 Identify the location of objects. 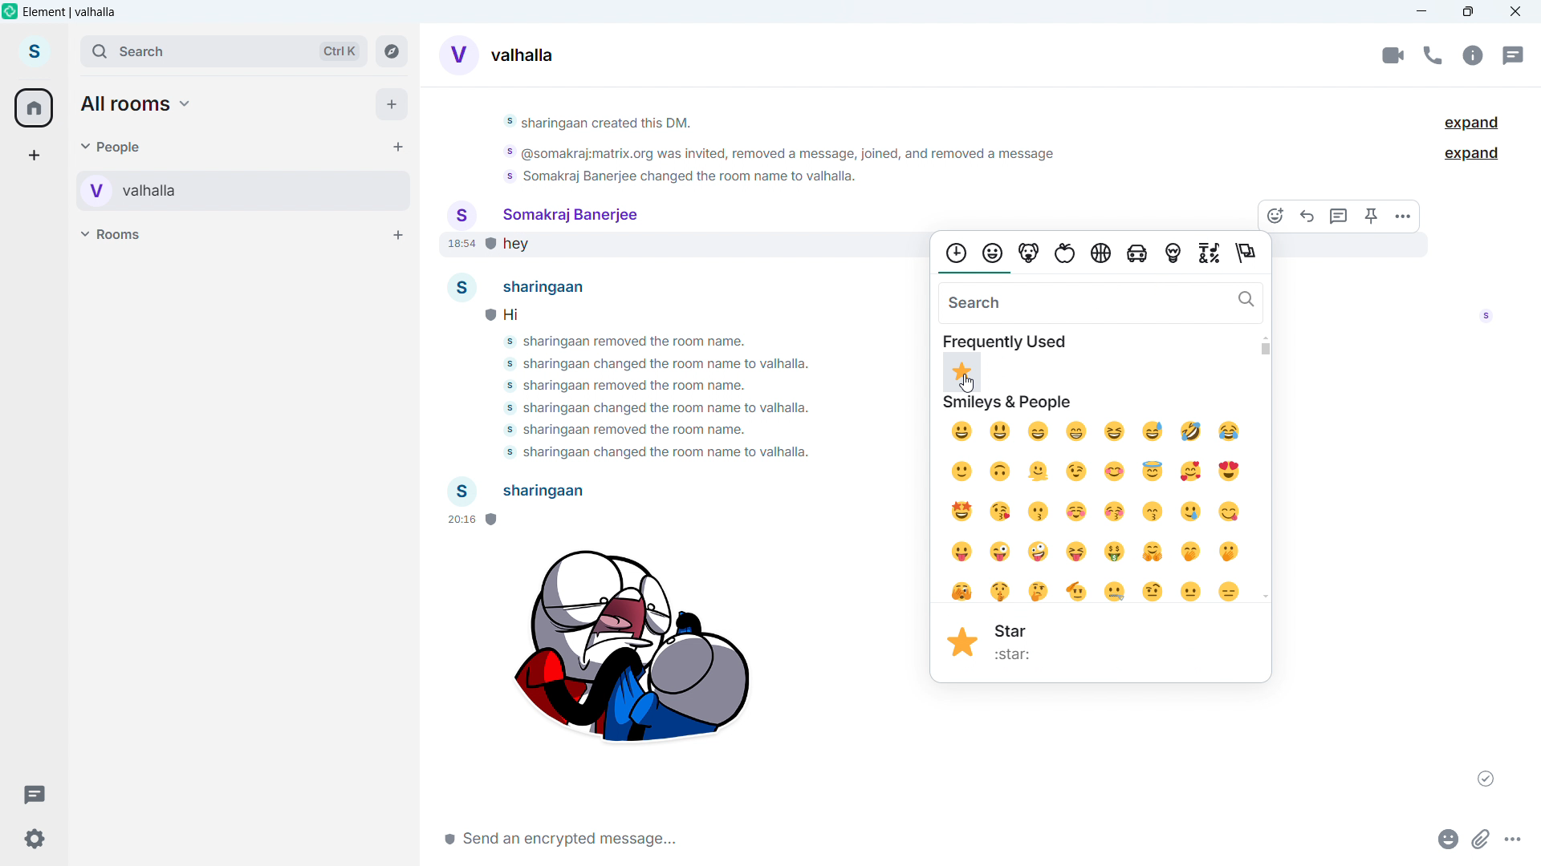
(1175, 256).